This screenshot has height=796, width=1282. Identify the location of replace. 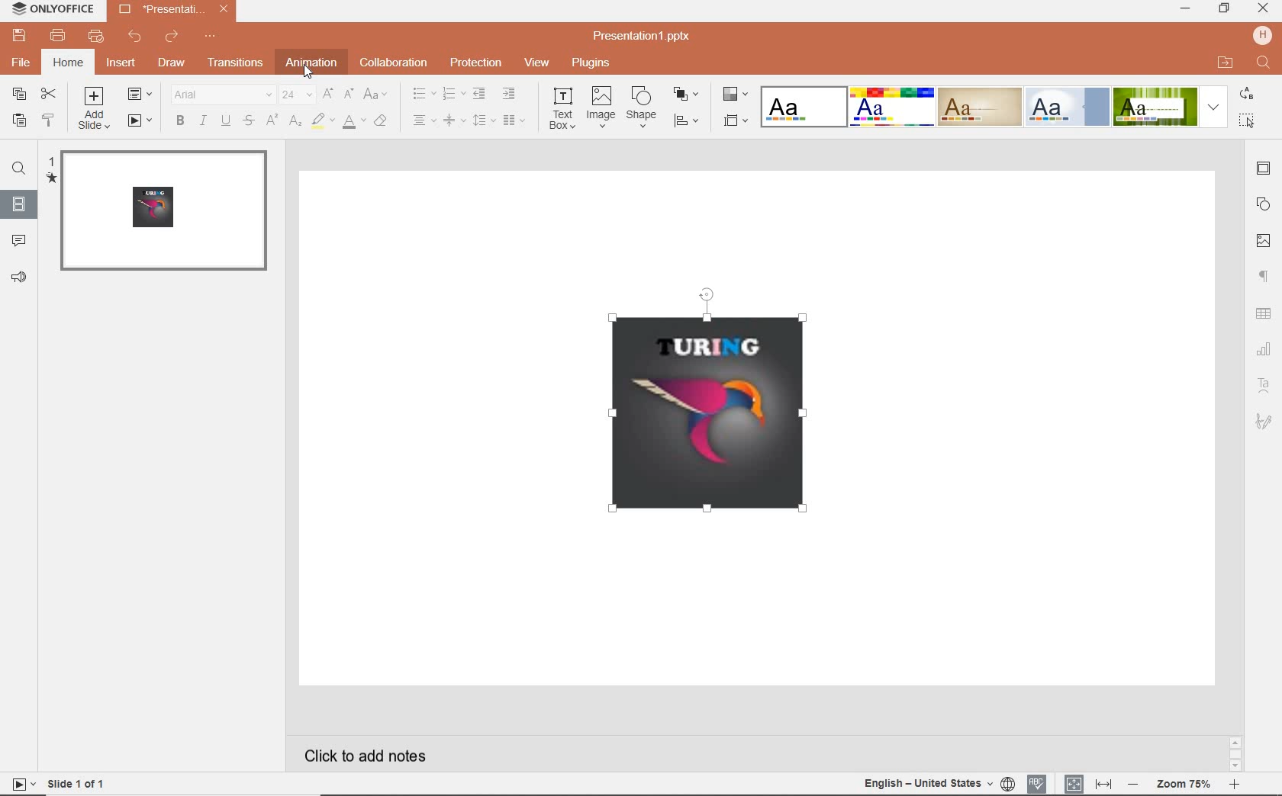
(1250, 95).